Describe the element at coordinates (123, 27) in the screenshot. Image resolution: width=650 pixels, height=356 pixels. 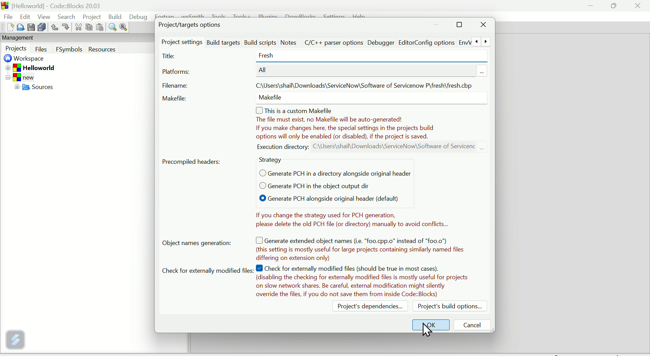
I see `Replace` at that location.